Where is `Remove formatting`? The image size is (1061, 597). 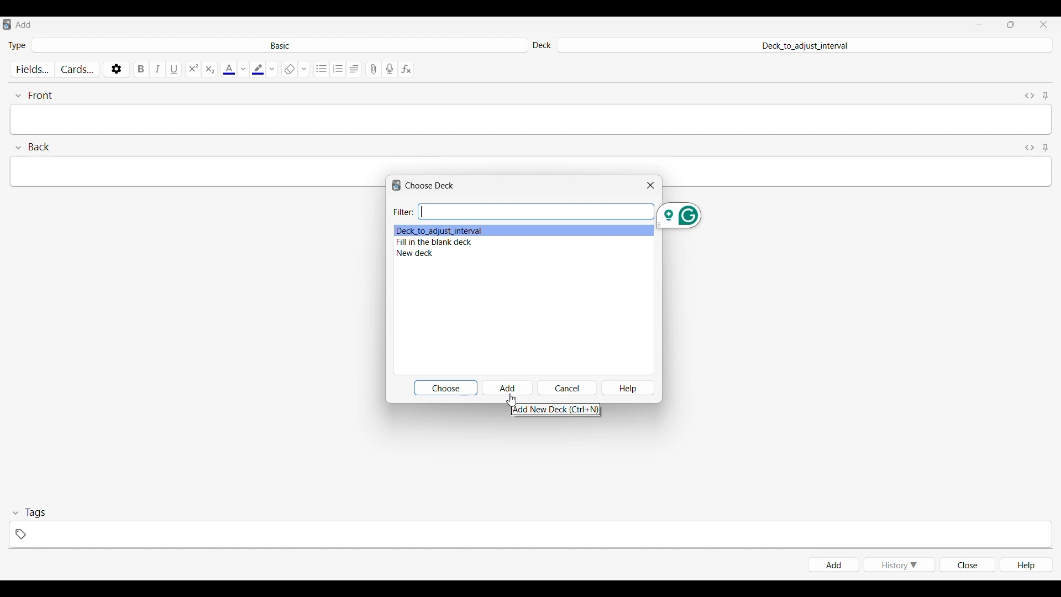
Remove formatting is located at coordinates (289, 69).